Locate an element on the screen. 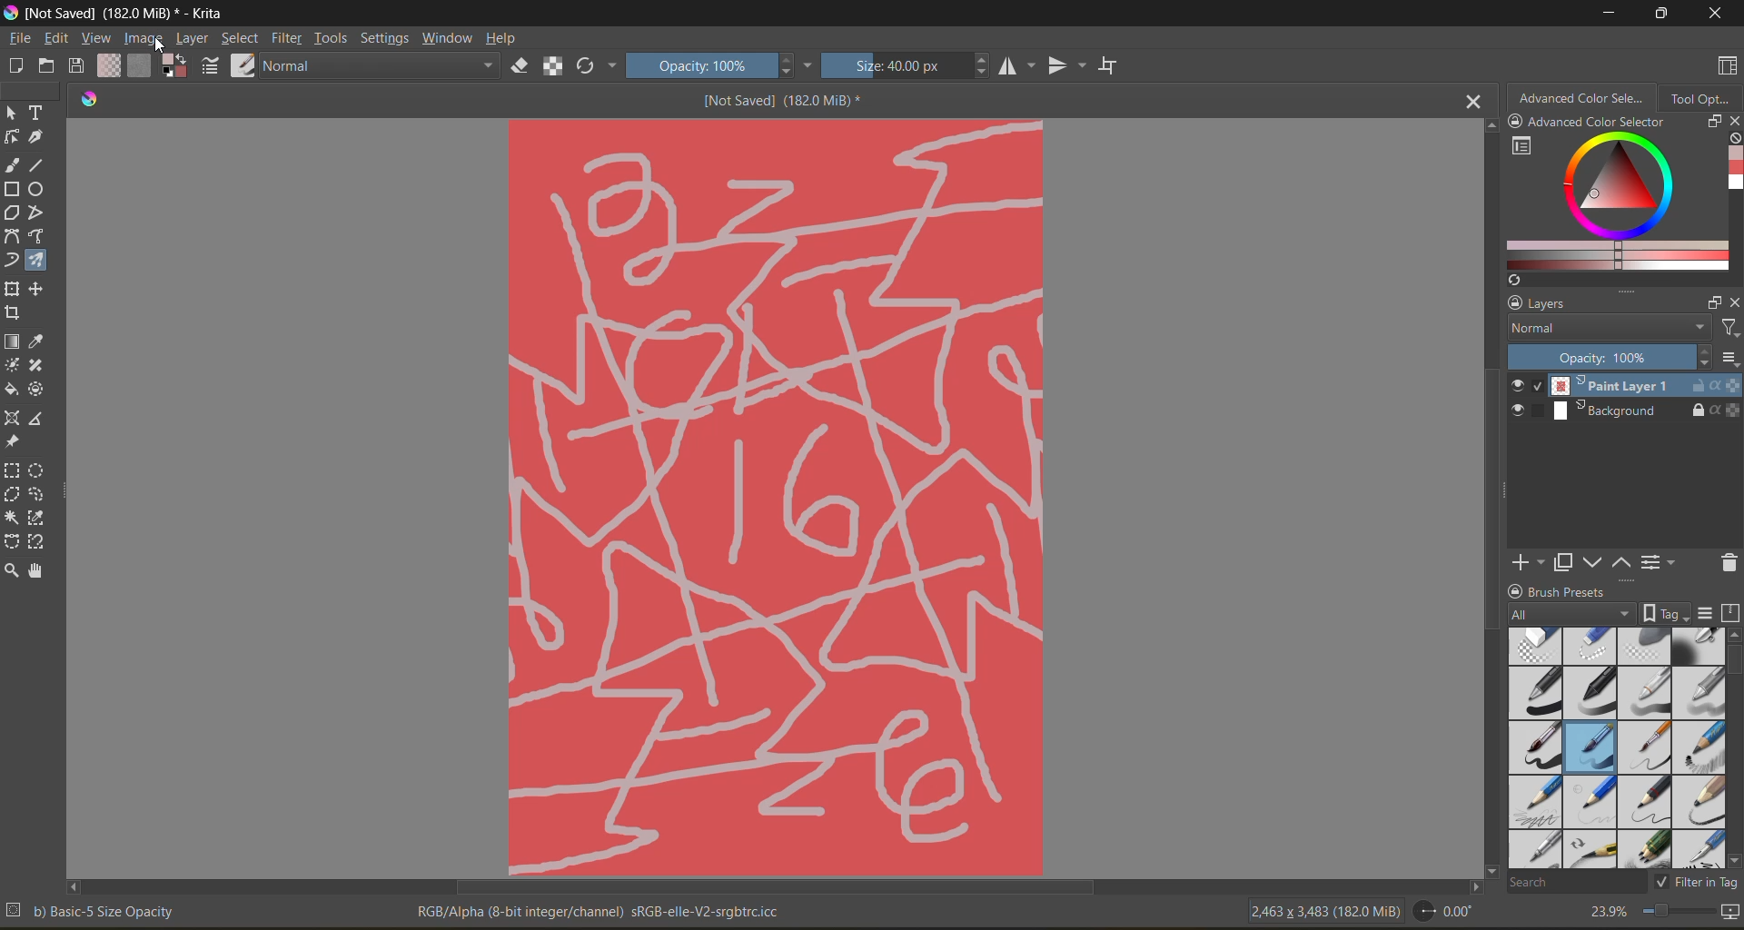  opacity is located at coordinates (724, 64).